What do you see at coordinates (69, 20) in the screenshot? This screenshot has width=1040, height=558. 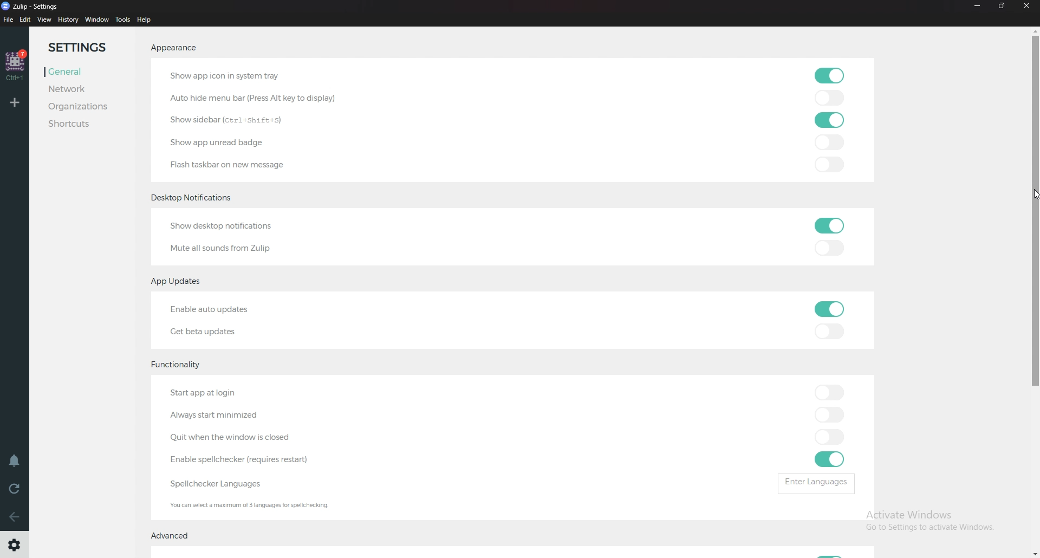 I see `History` at bounding box center [69, 20].